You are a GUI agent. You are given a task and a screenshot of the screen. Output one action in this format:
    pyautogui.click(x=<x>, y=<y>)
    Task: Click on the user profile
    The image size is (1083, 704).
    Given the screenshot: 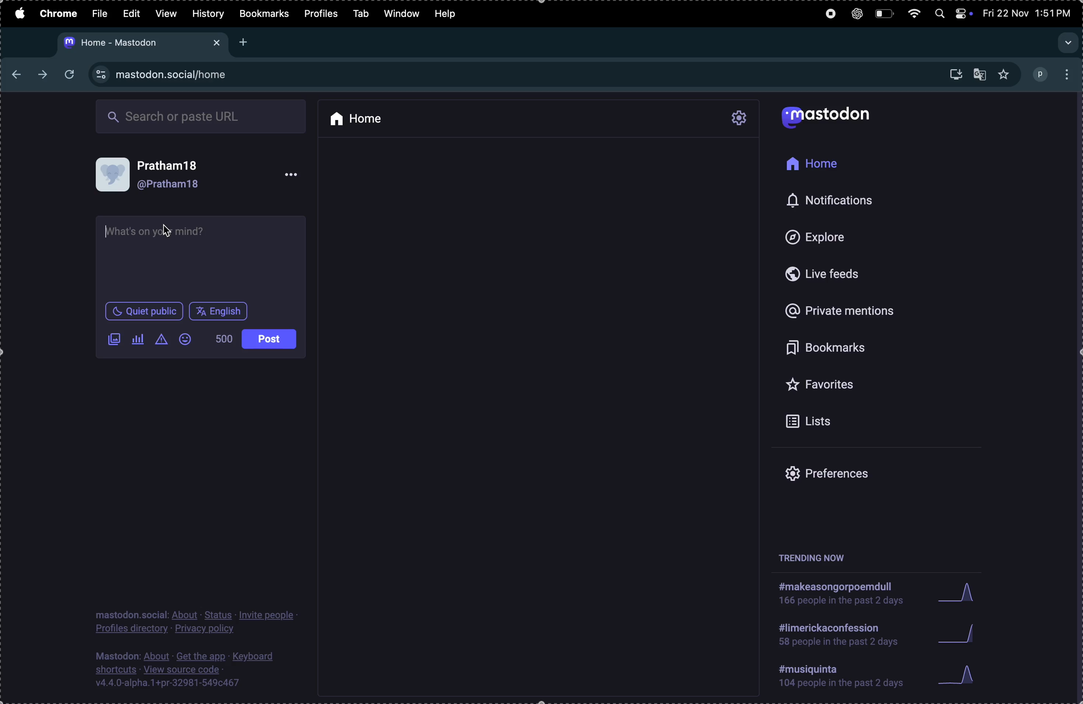 What is the action you would take?
    pyautogui.click(x=199, y=174)
    